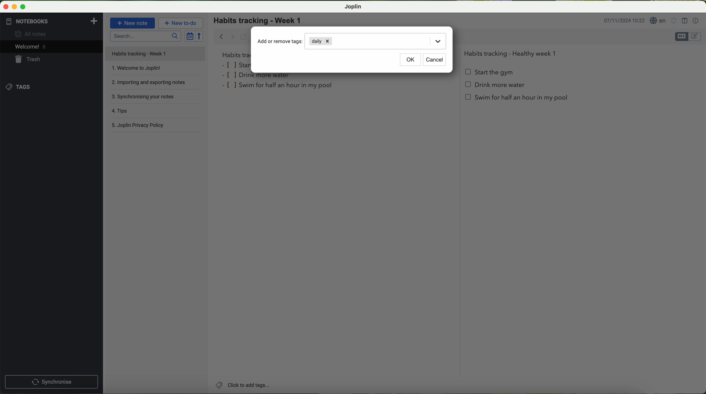 This screenshot has width=706, height=394. Describe the element at coordinates (32, 33) in the screenshot. I see `all notes` at that location.